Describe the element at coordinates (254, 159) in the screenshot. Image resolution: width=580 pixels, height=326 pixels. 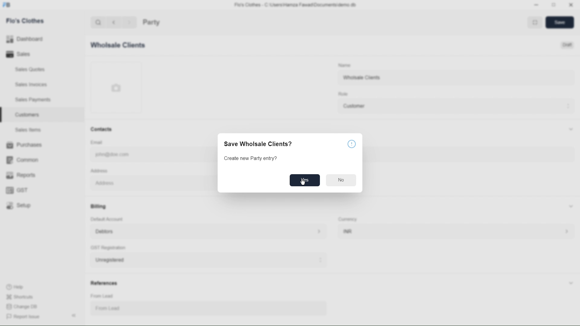
I see `Create new Party entry?` at that location.